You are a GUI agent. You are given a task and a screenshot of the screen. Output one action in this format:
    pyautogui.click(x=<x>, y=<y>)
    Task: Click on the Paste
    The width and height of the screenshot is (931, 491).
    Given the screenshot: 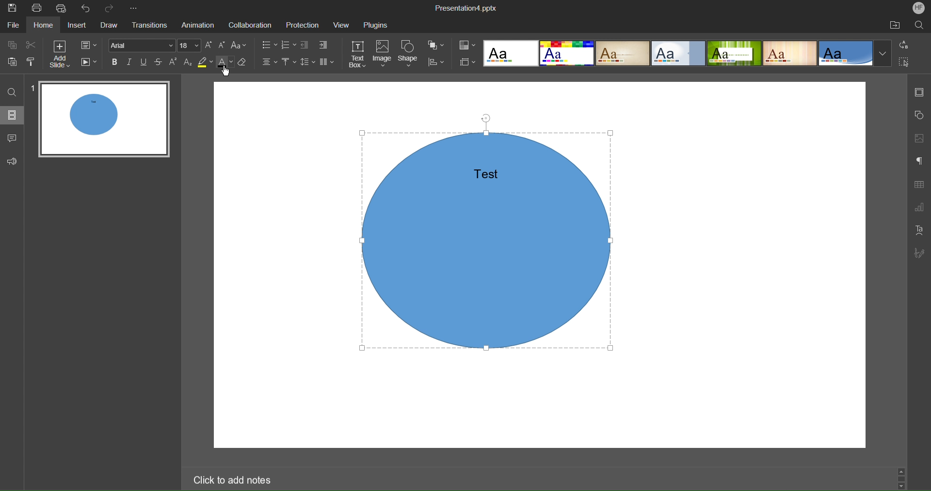 What is the action you would take?
    pyautogui.click(x=10, y=63)
    